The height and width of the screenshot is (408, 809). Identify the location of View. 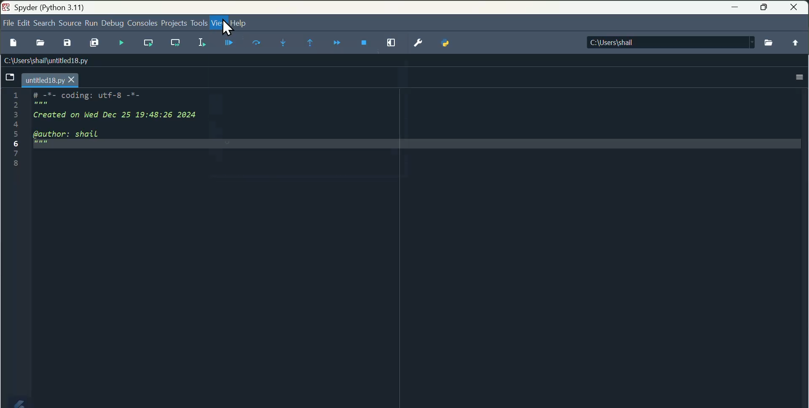
(220, 24).